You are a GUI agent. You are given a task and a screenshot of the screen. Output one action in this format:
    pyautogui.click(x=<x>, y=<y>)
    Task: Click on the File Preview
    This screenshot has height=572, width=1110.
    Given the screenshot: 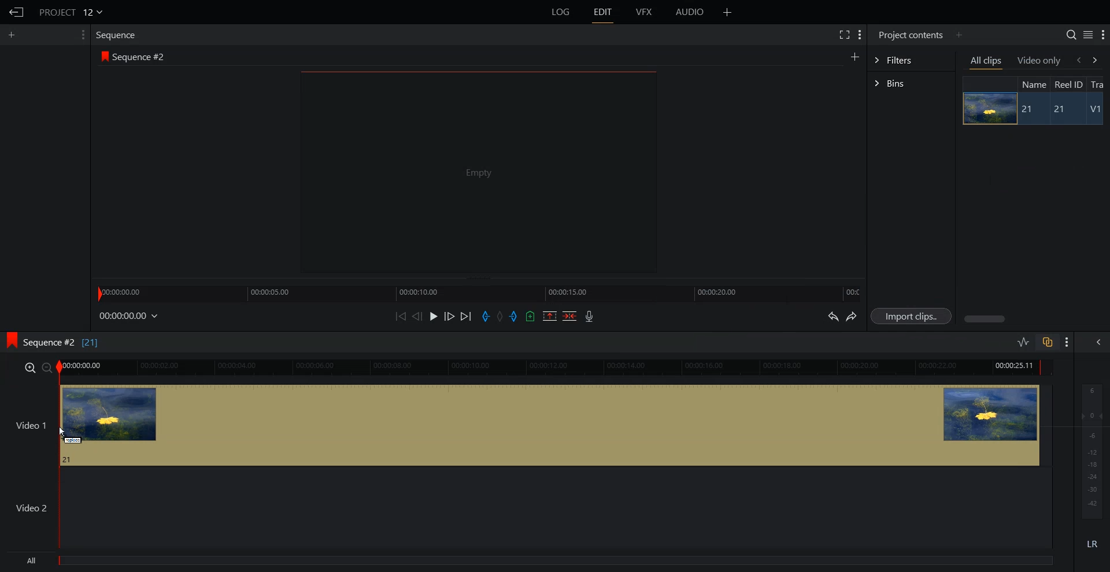 What is the action you would take?
    pyautogui.click(x=478, y=171)
    